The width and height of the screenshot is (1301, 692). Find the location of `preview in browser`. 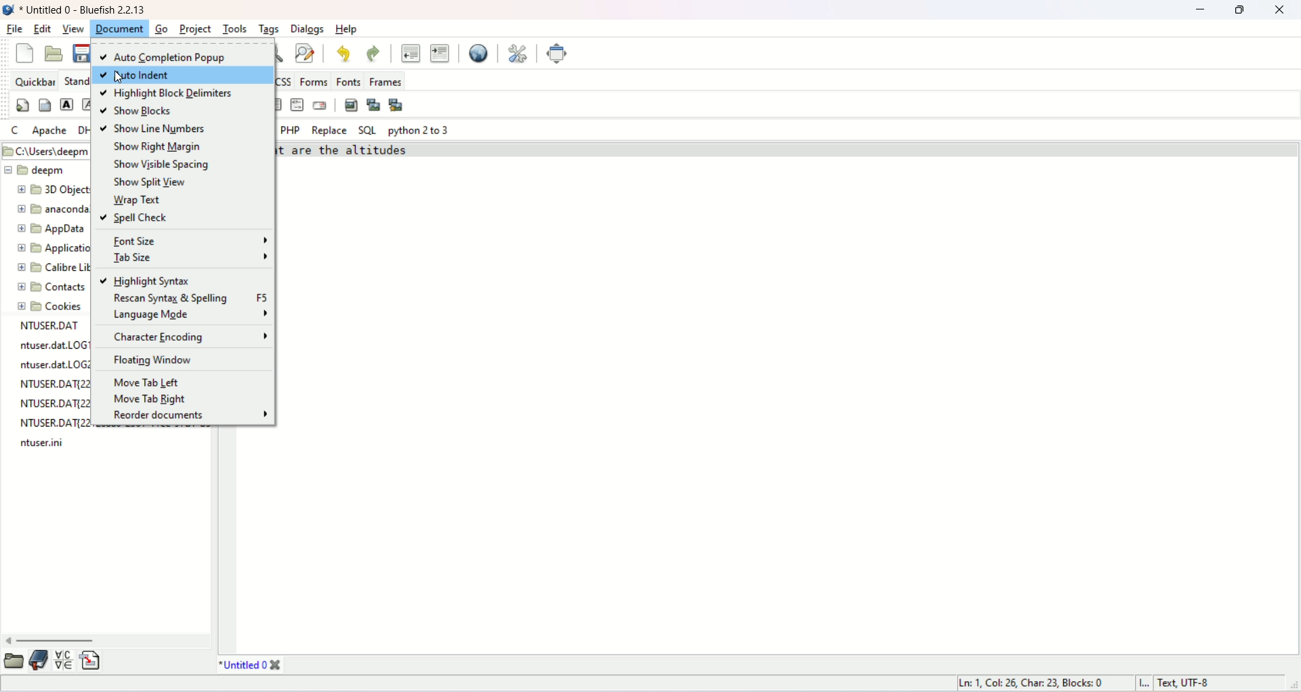

preview in browser is located at coordinates (478, 53).